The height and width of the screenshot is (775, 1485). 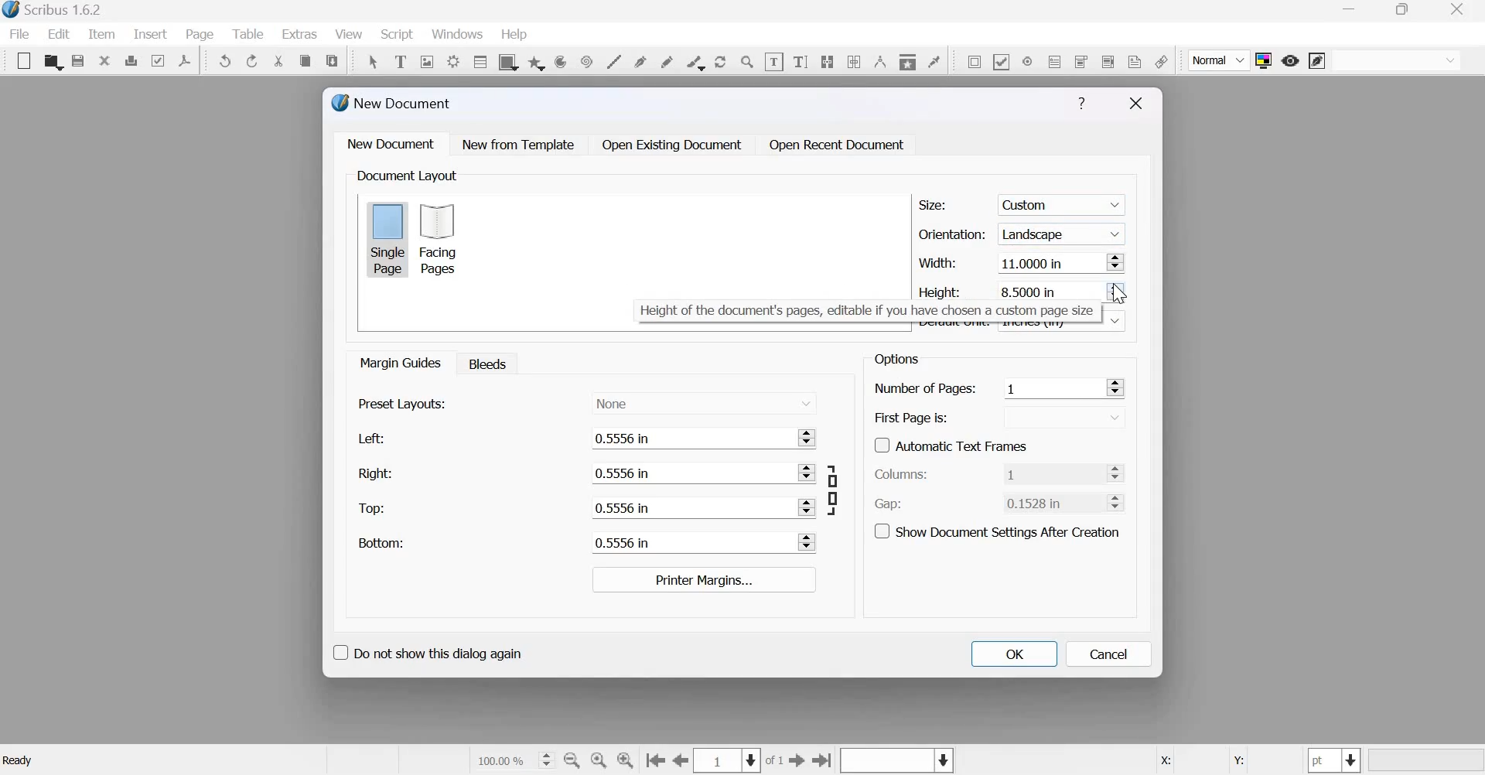 What do you see at coordinates (20, 61) in the screenshot?
I see `New` at bounding box center [20, 61].